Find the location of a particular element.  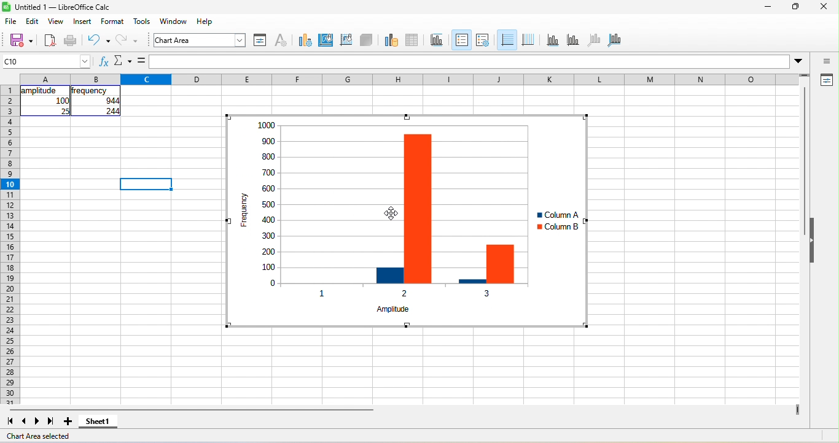

legend is located at coordinates (483, 40).